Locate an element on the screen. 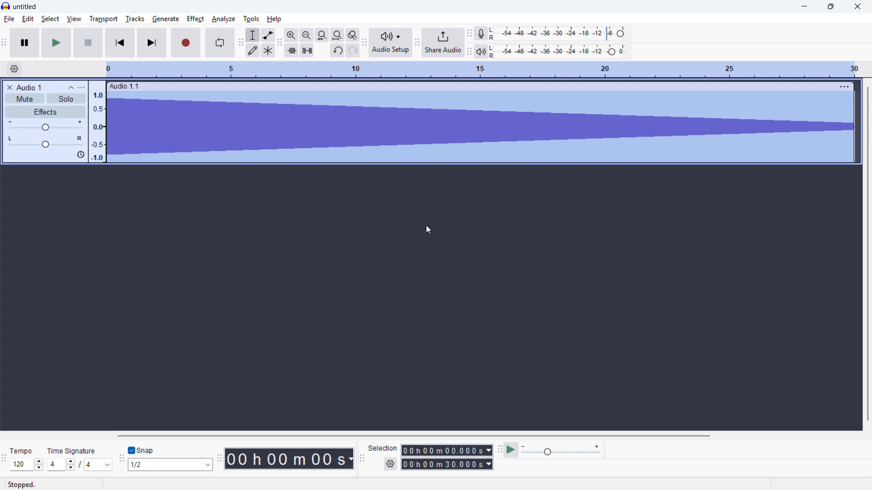  Pause  is located at coordinates (25, 42).